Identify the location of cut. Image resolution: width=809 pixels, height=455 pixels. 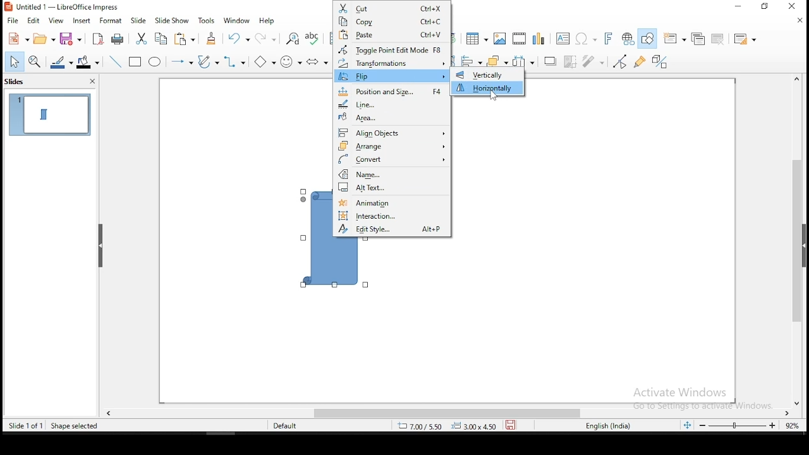
(392, 8).